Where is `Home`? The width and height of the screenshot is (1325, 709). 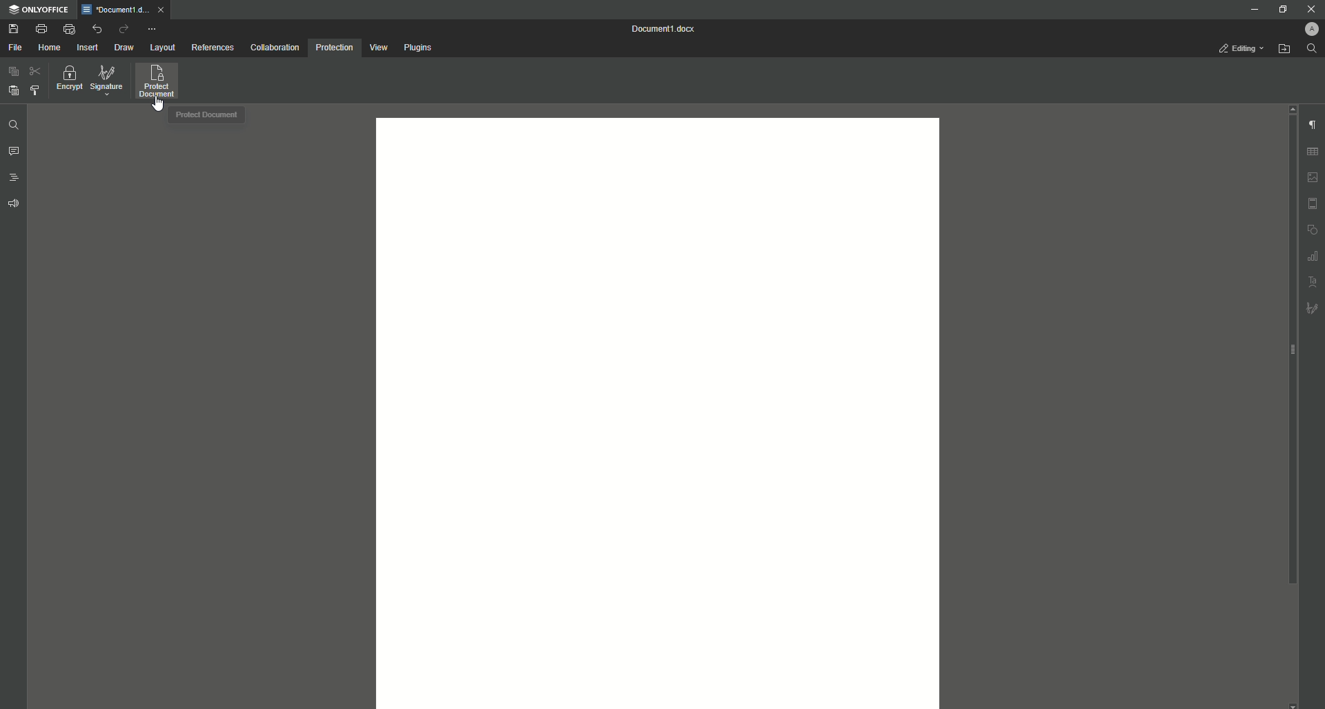
Home is located at coordinates (49, 48).